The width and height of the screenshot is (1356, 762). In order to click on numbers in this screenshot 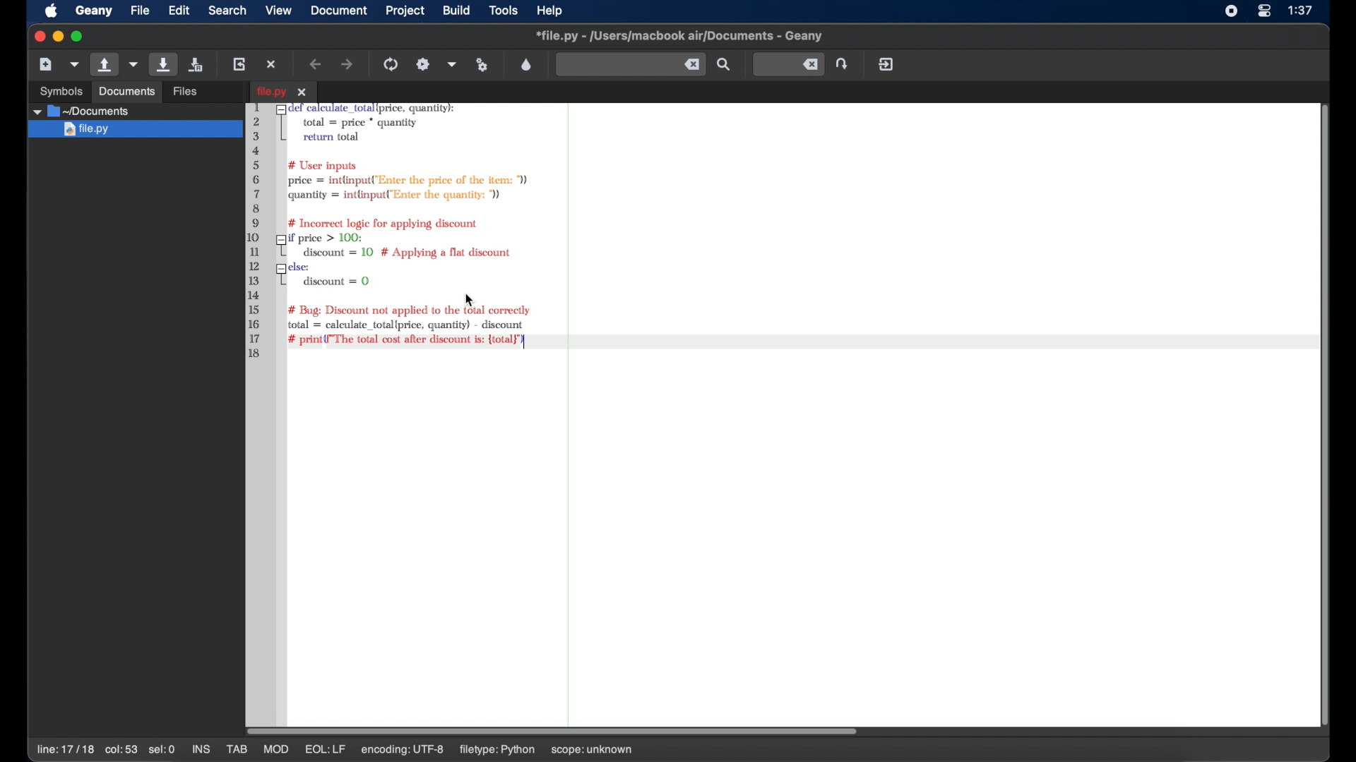, I will do `click(257, 234)`.